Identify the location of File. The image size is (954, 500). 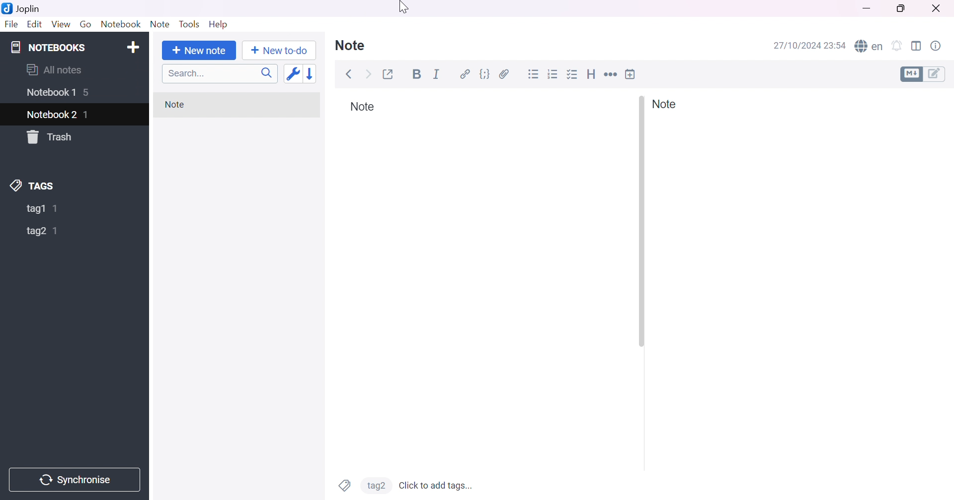
(10, 24).